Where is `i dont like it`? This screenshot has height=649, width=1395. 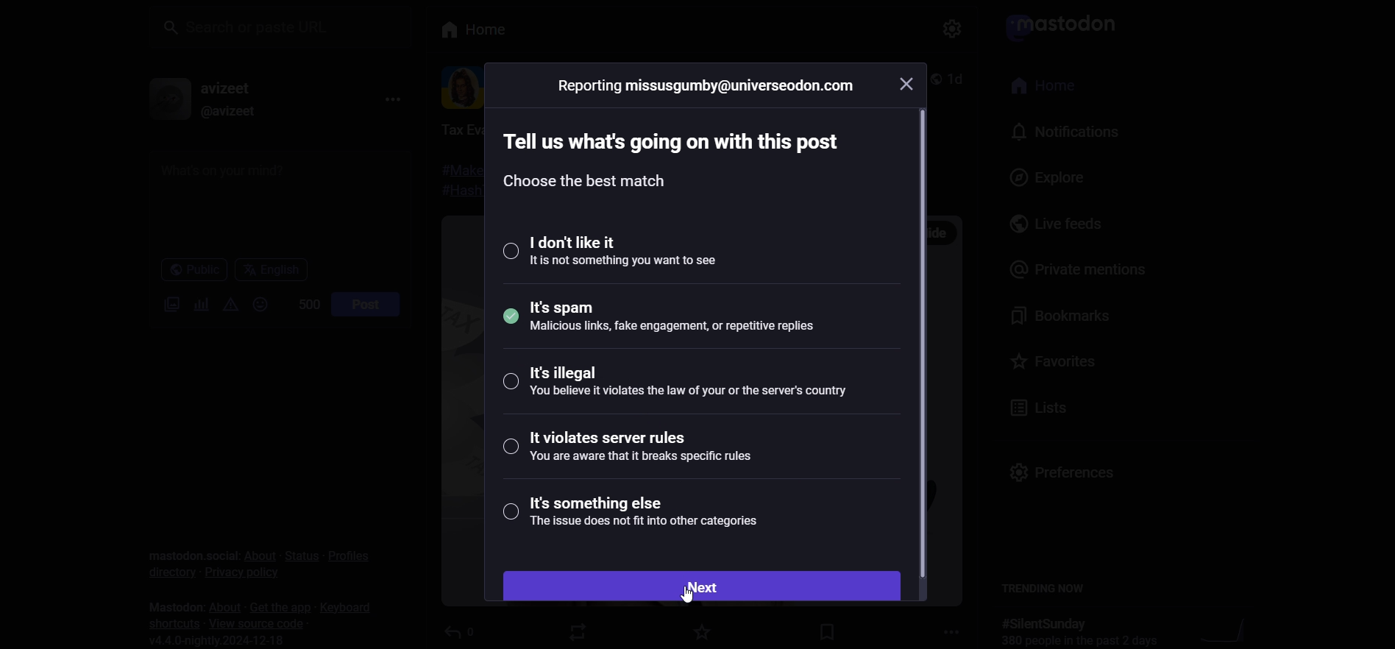 i dont like it is located at coordinates (625, 249).